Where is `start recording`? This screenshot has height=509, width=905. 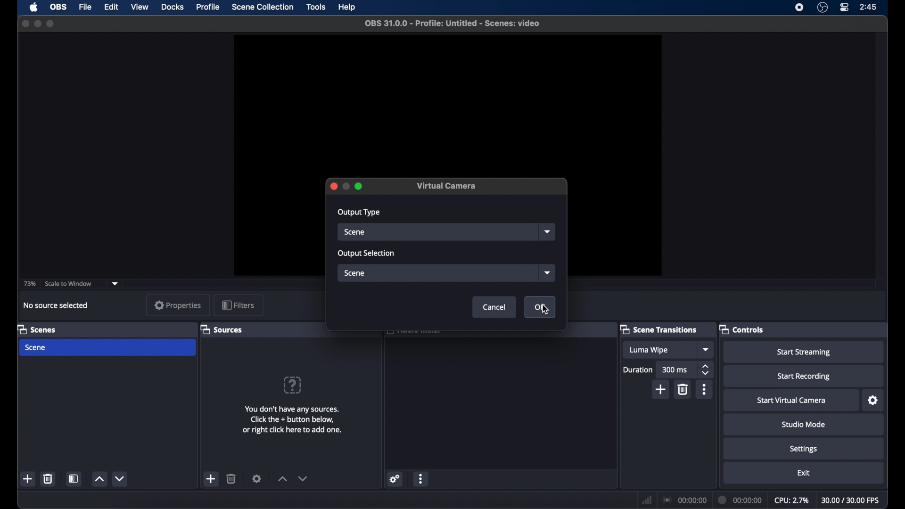 start recording is located at coordinates (805, 376).